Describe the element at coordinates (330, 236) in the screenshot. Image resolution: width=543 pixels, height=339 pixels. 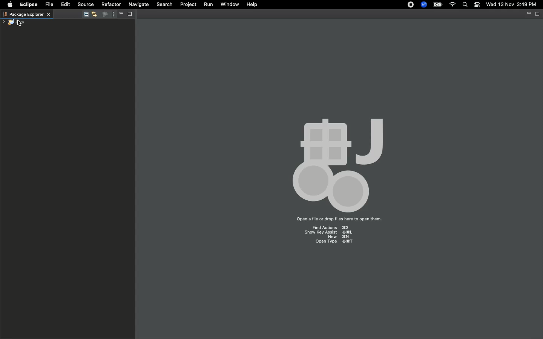
I see `Find action ⌘3 Show Key assist ⇧⌘L New ⌘N Open Type ⇧⌘T` at that location.